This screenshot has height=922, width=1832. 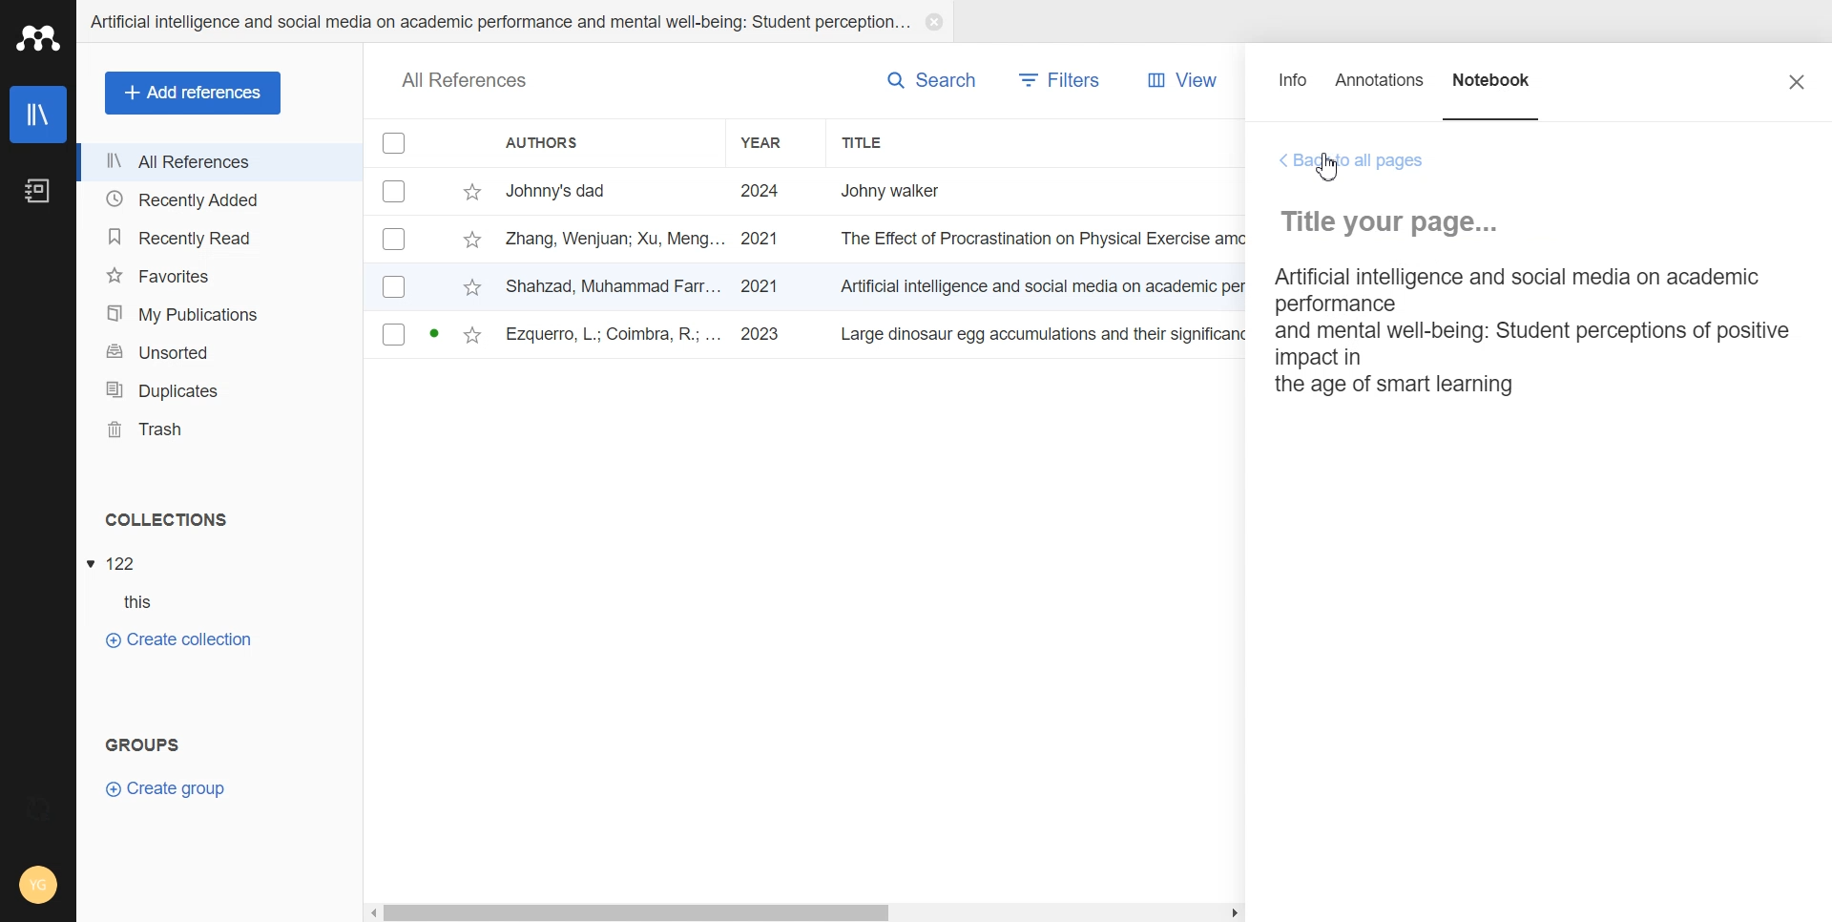 I want to click on all references, so click(x=465, y=82).